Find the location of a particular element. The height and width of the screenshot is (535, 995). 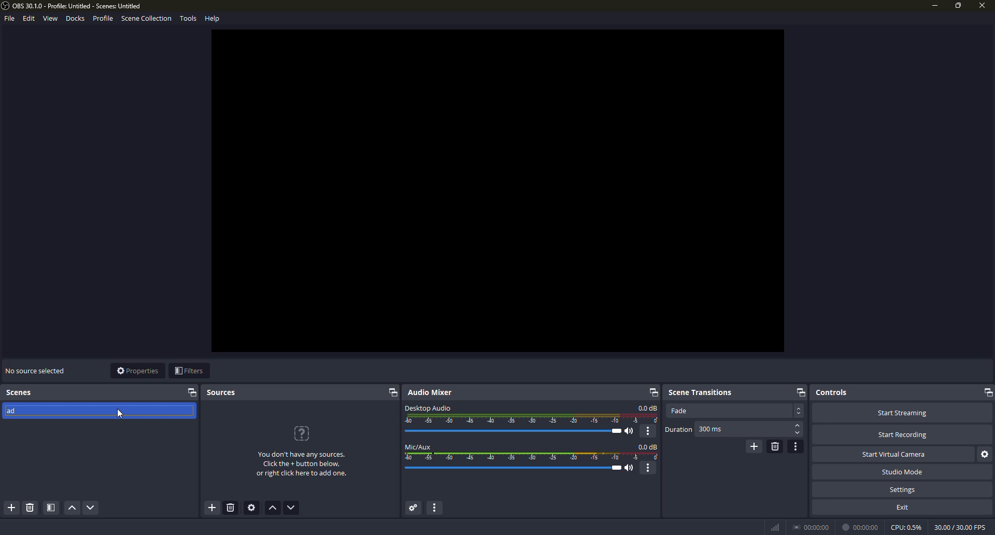

audio mixer is located at coordinates (433, 392).